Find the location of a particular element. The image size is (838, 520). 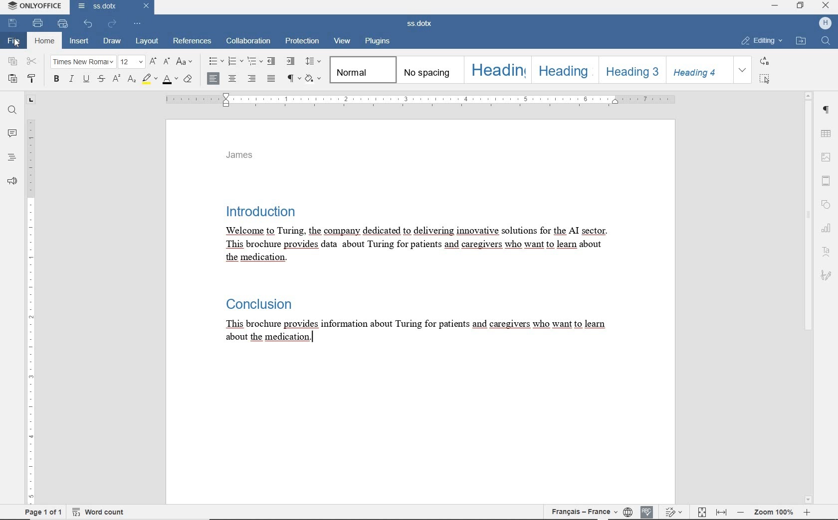

FONT COLOR is located at coordinates (170, 81).